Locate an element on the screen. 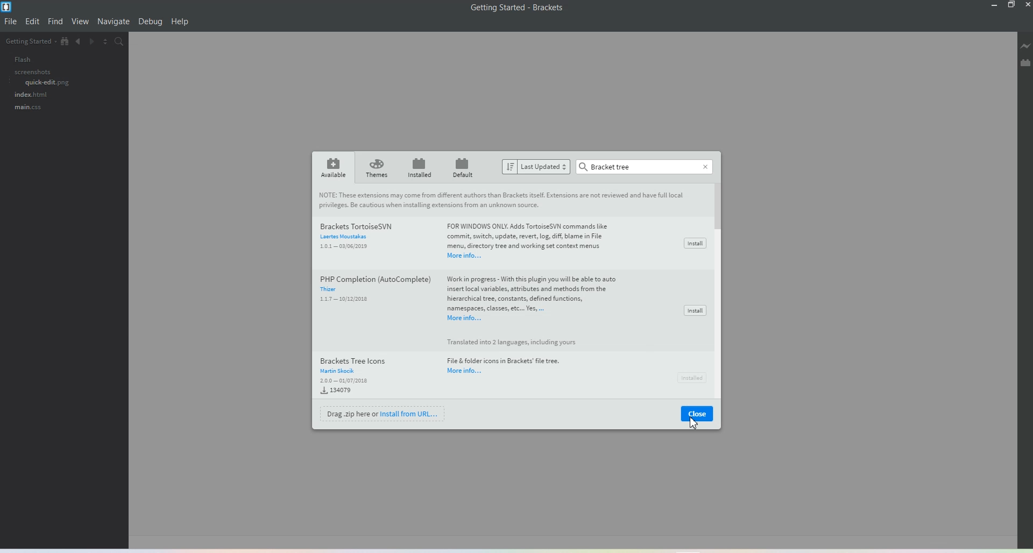  Find is located at coordinates (55, 22).